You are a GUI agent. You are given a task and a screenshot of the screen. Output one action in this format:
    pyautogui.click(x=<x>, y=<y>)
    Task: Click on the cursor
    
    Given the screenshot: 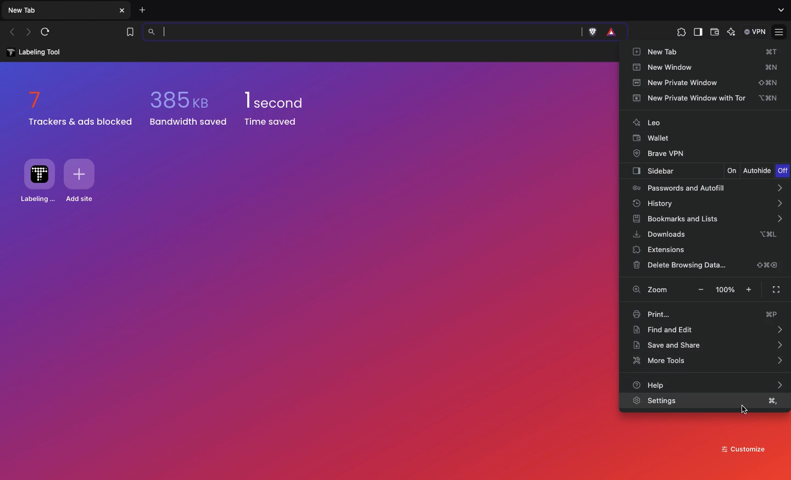 What is the action you would take?
    pyautogui.click(x=747, y=409)
    